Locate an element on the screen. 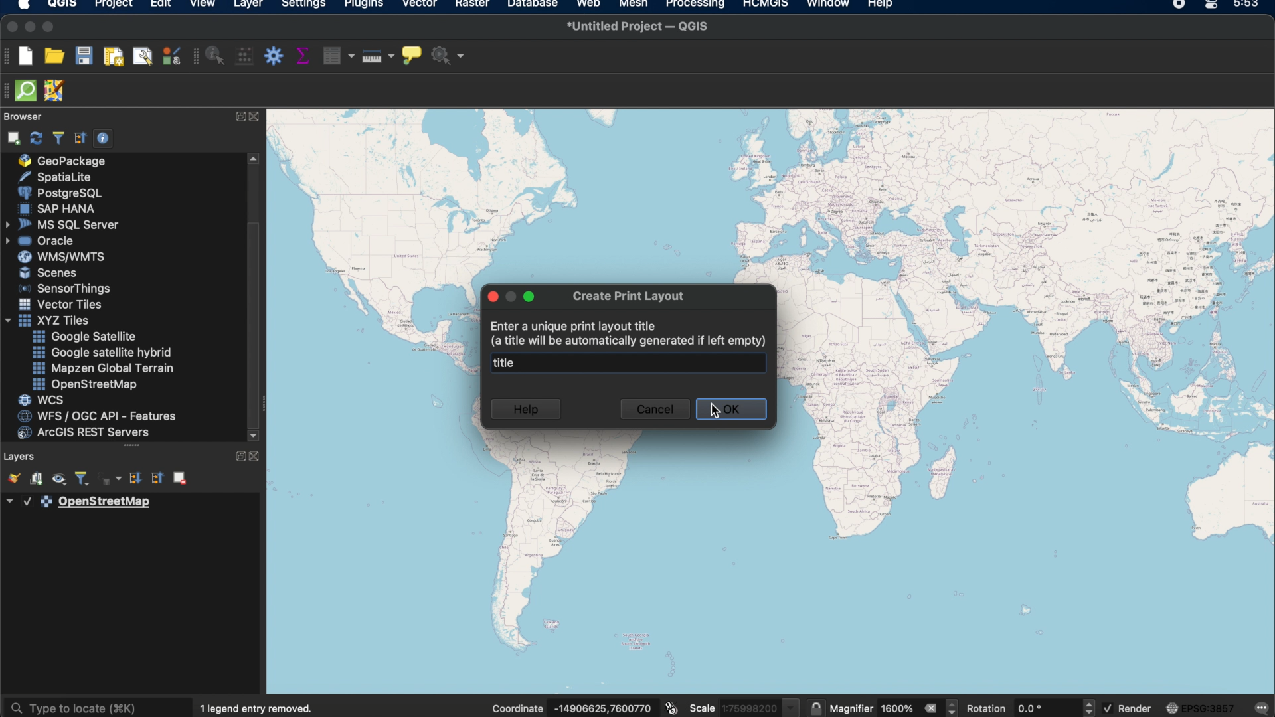 Image resolution: width=1275 pixels, height=717 pixels. remove layer group is located at coordinates (181, 477).